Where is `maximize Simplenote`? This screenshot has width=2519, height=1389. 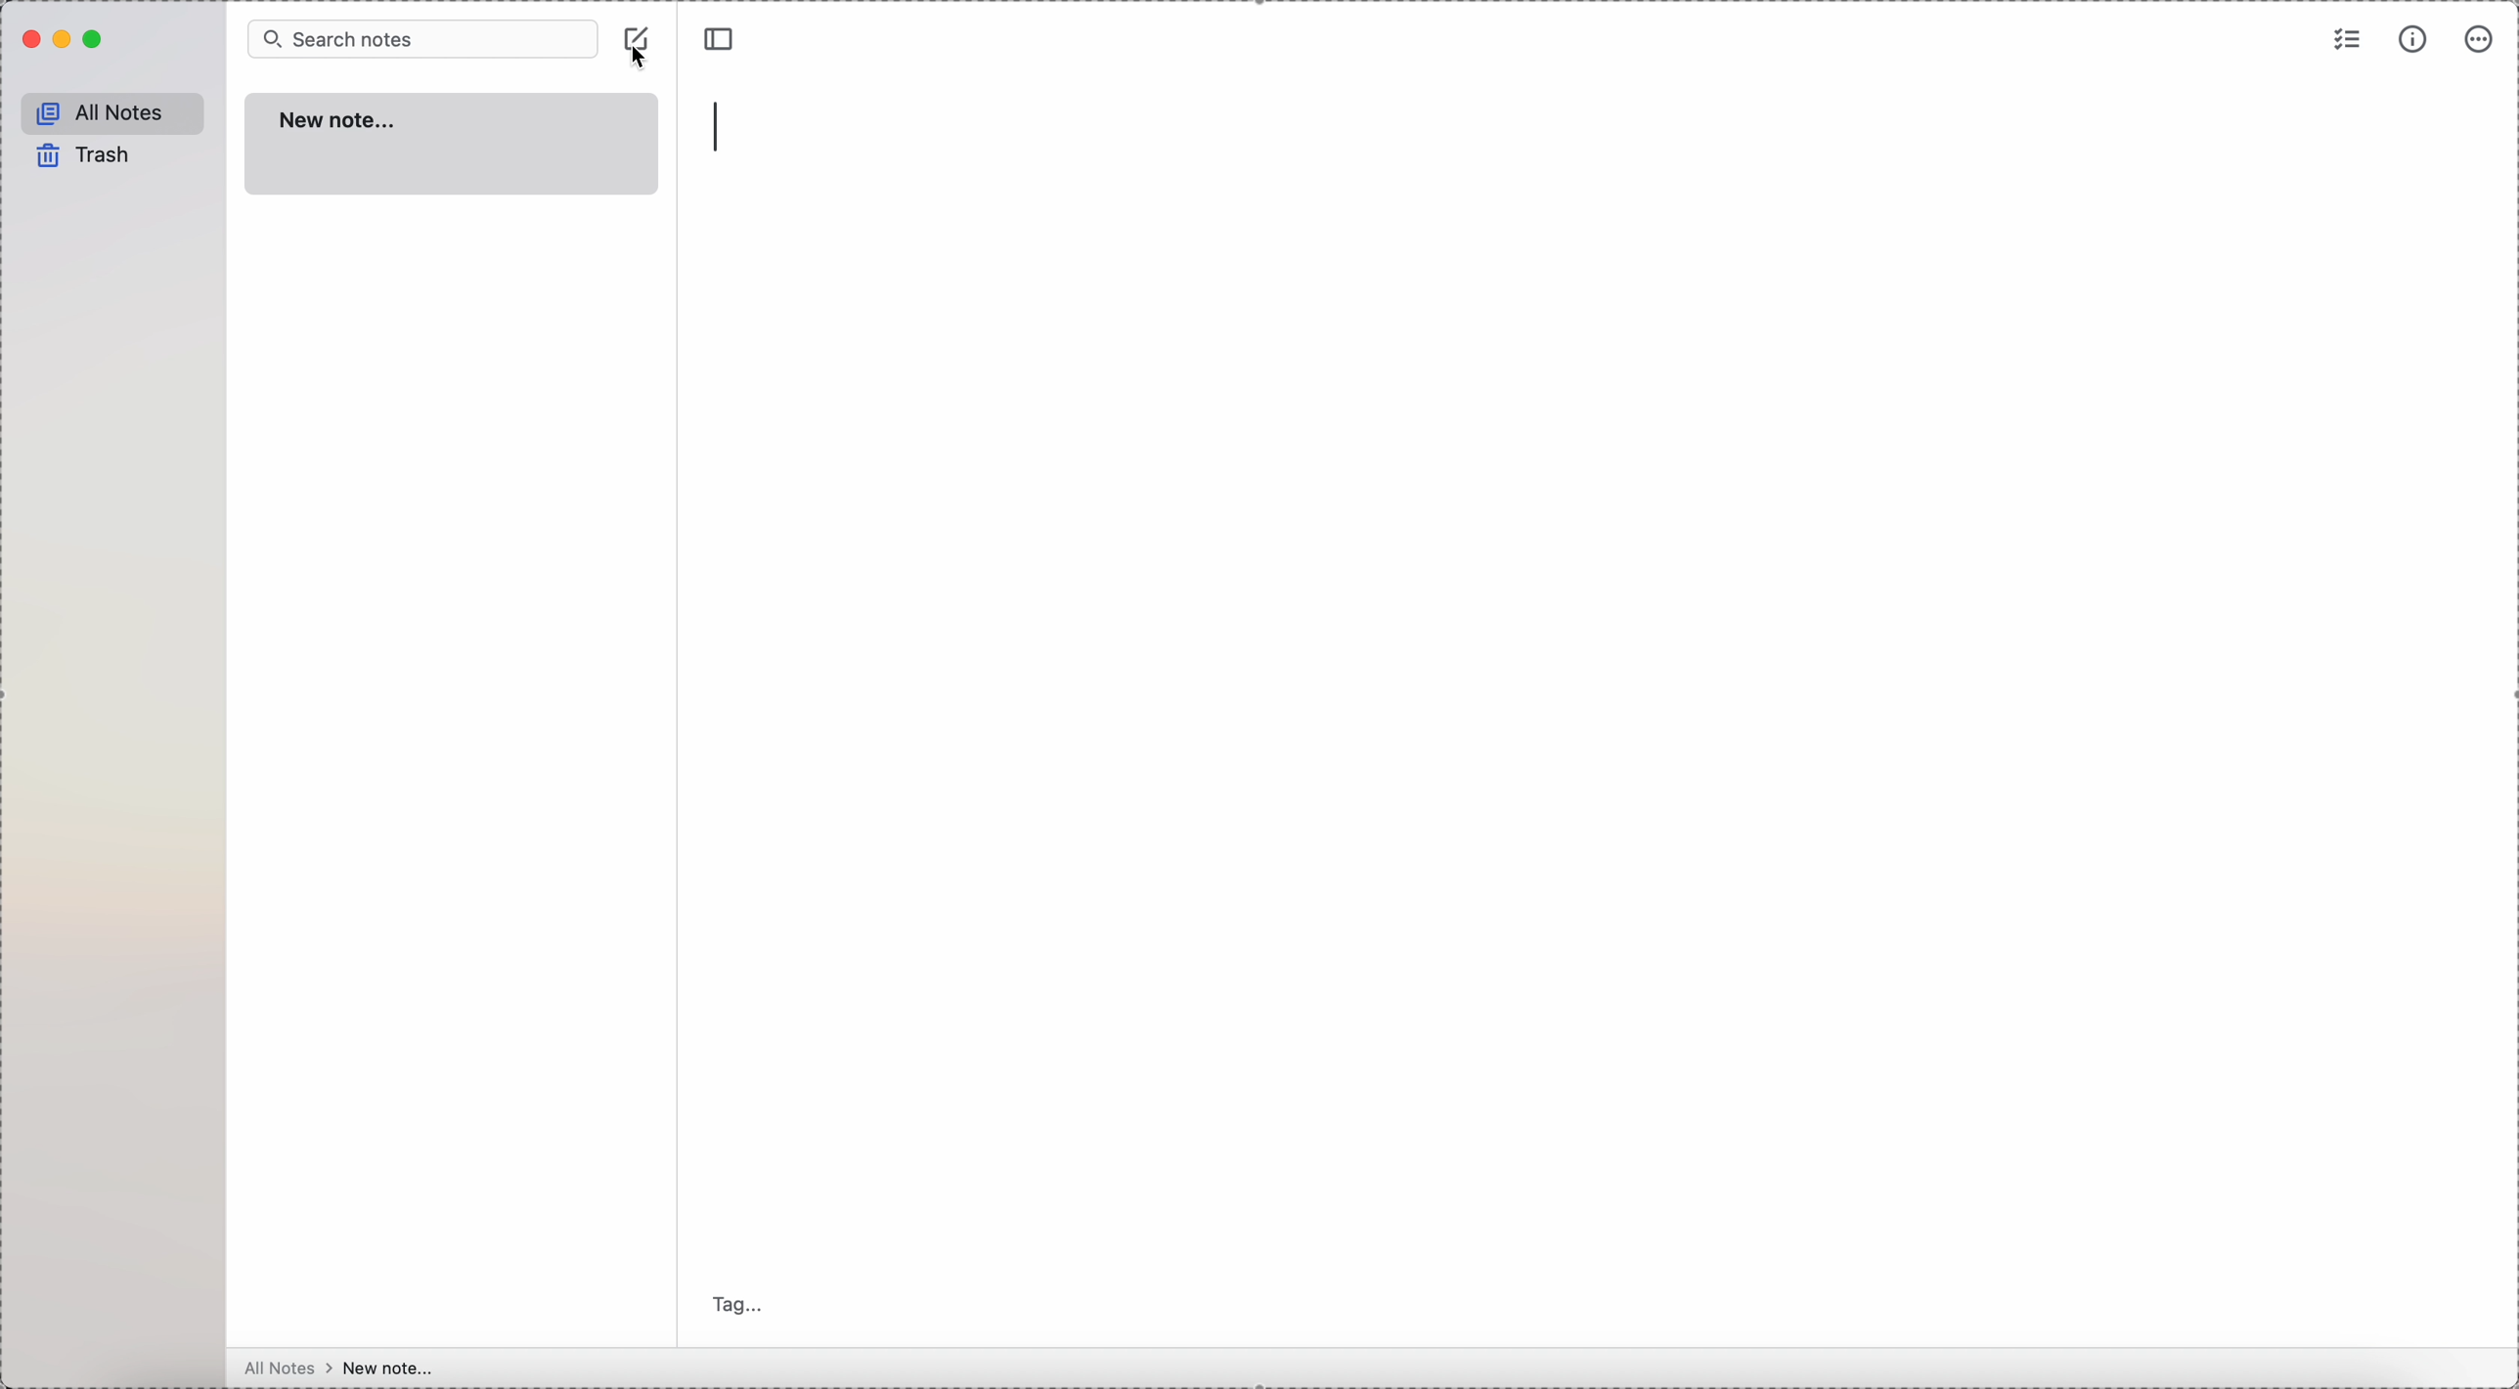 maximize Simplenote is located at coordinates (95, 40).